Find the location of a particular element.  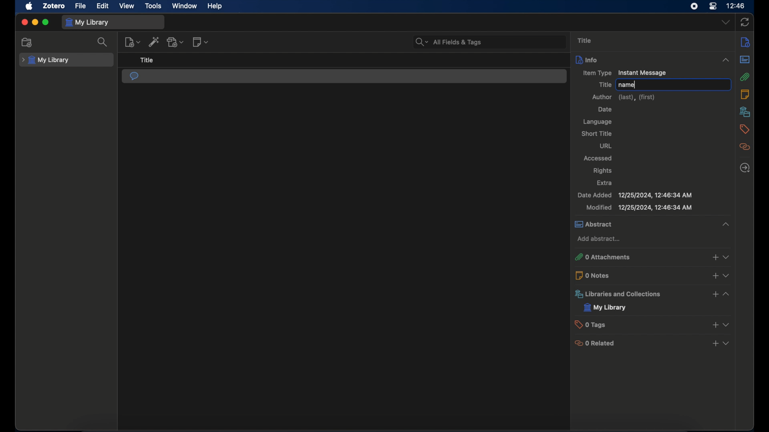

title is located at coordinates (146, 60).